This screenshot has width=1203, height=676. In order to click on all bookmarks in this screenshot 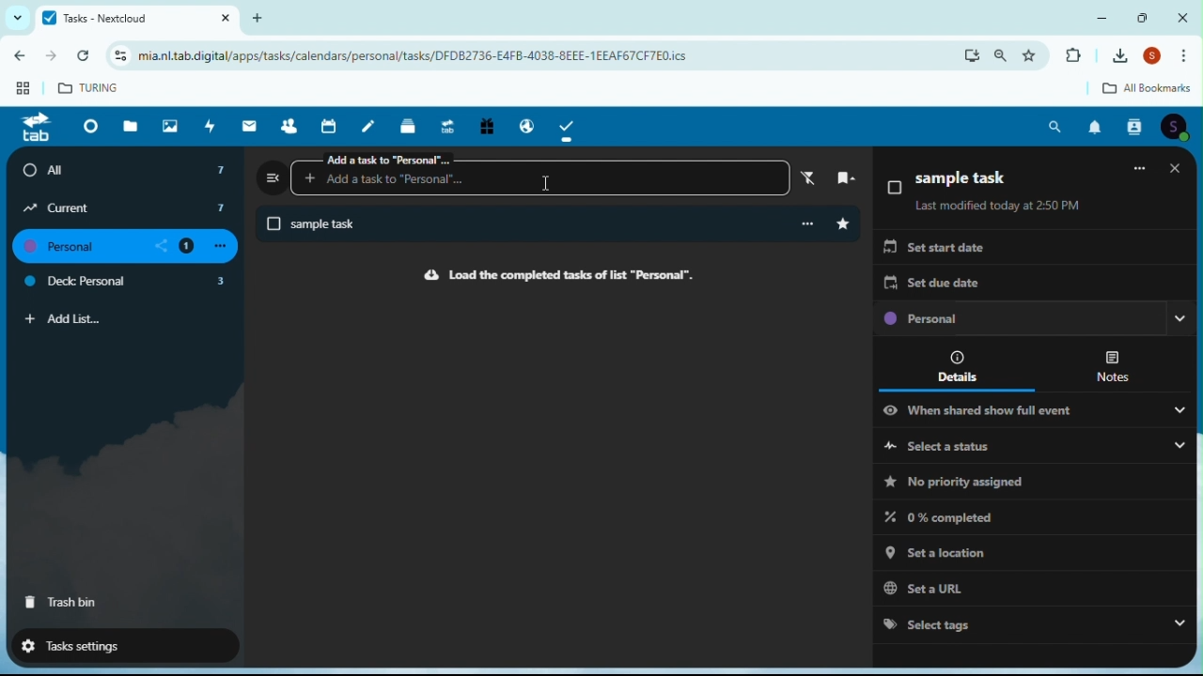, I will do `click(1133, 89)`.